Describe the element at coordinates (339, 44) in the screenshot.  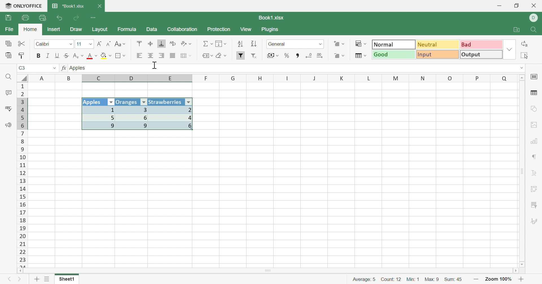
I see `Insert cells` at that location.